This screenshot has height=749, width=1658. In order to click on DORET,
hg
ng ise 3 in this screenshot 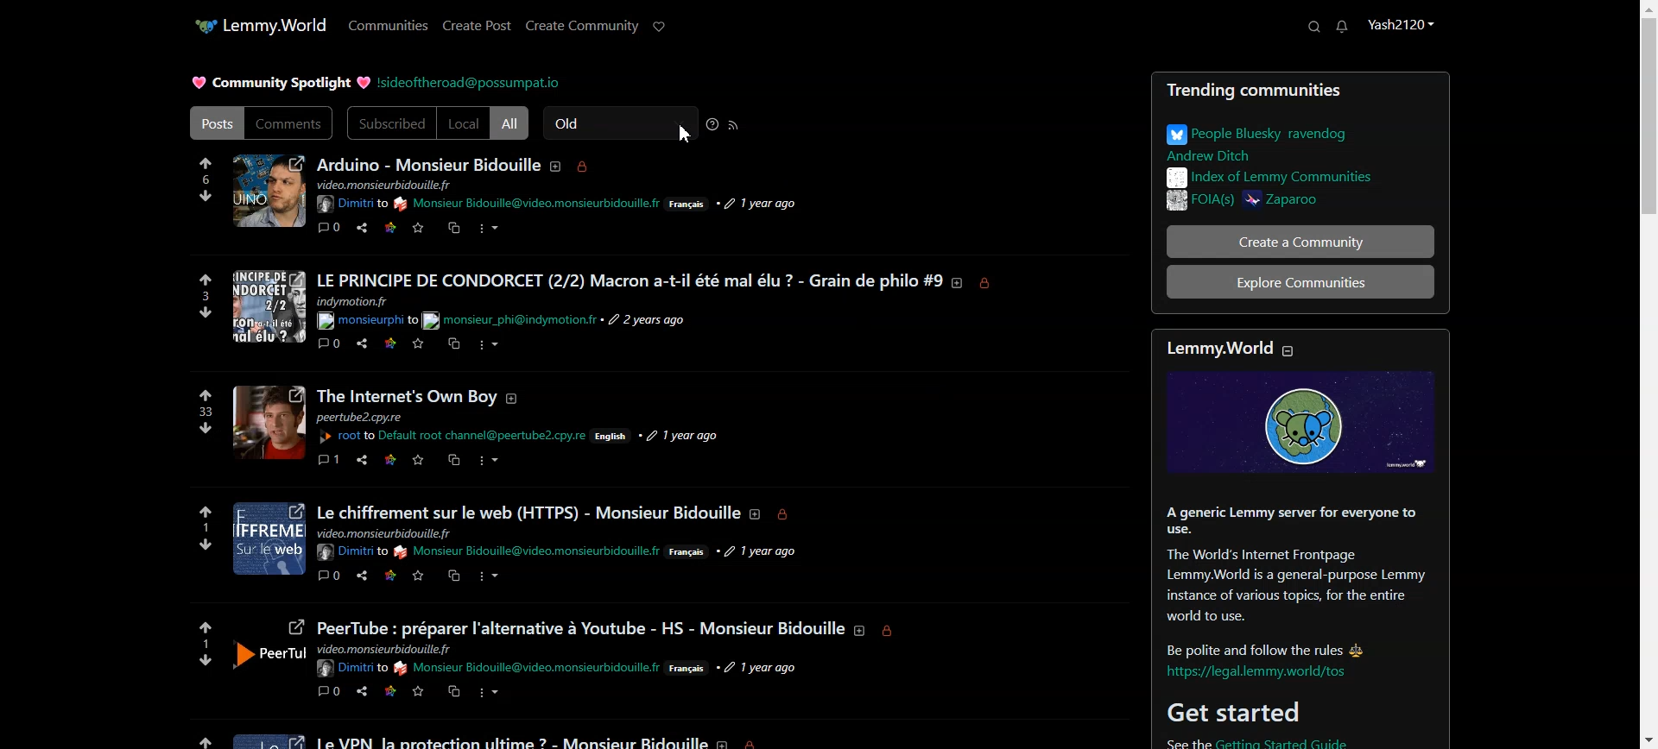, I will do `click(270, 305)`.